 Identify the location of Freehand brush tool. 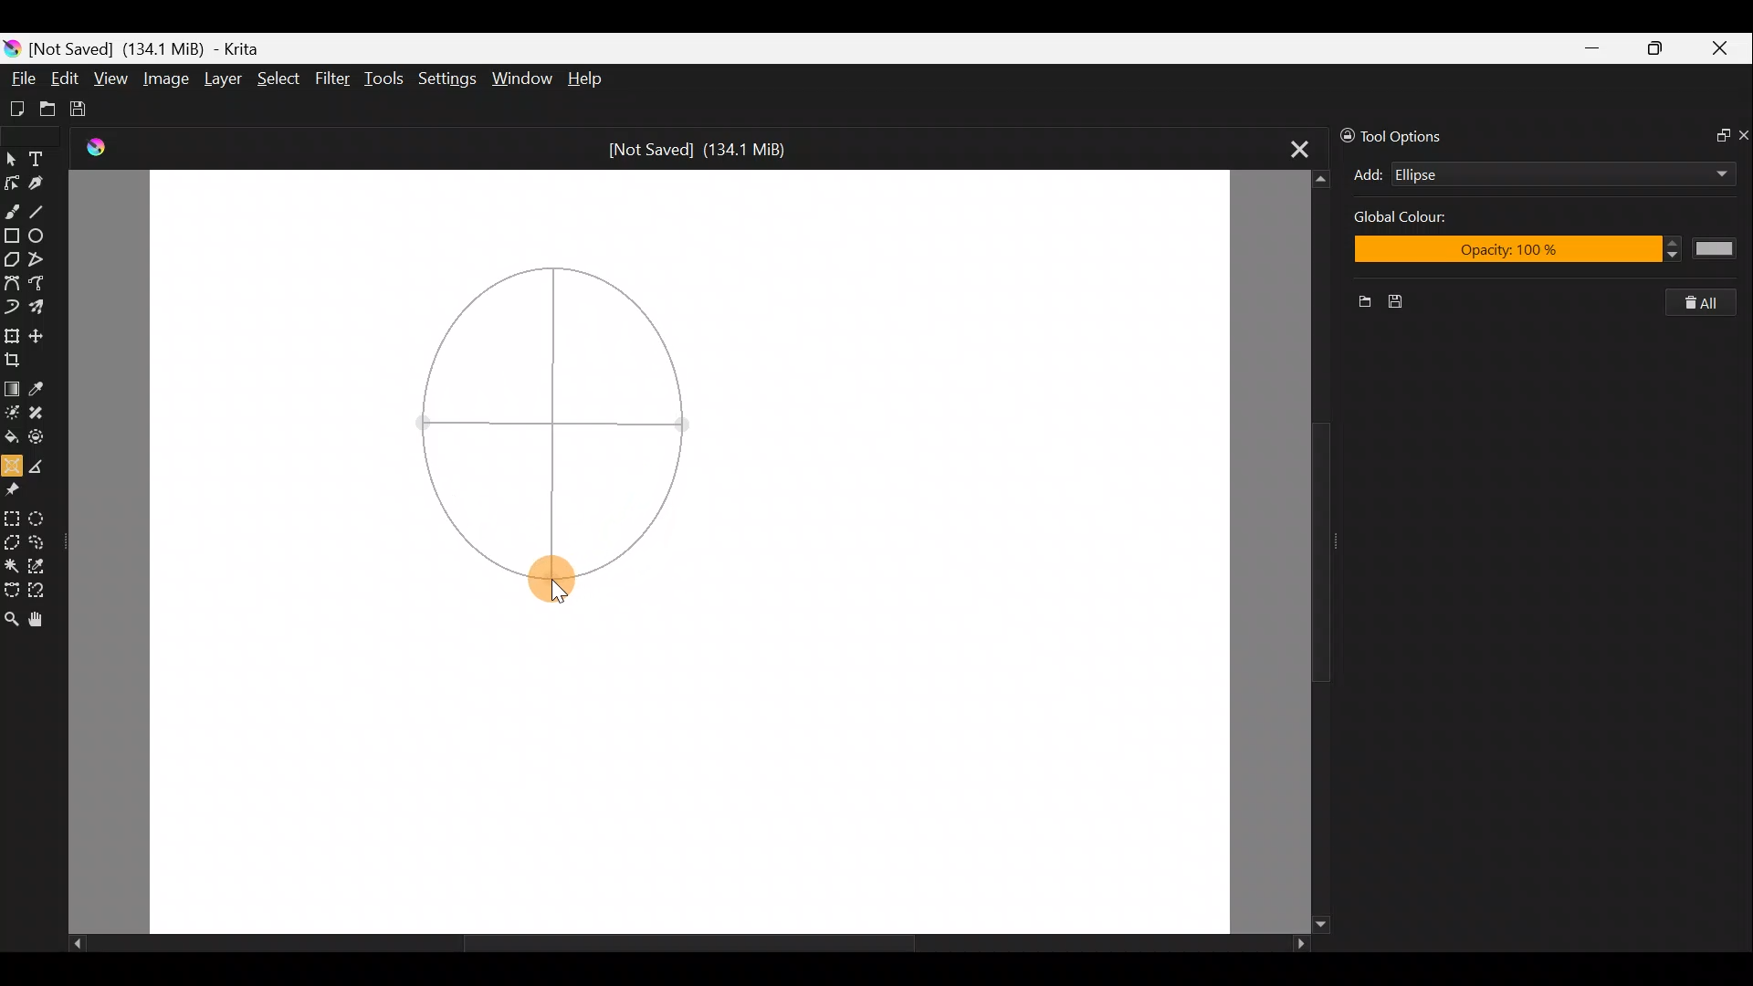
(13, 210).